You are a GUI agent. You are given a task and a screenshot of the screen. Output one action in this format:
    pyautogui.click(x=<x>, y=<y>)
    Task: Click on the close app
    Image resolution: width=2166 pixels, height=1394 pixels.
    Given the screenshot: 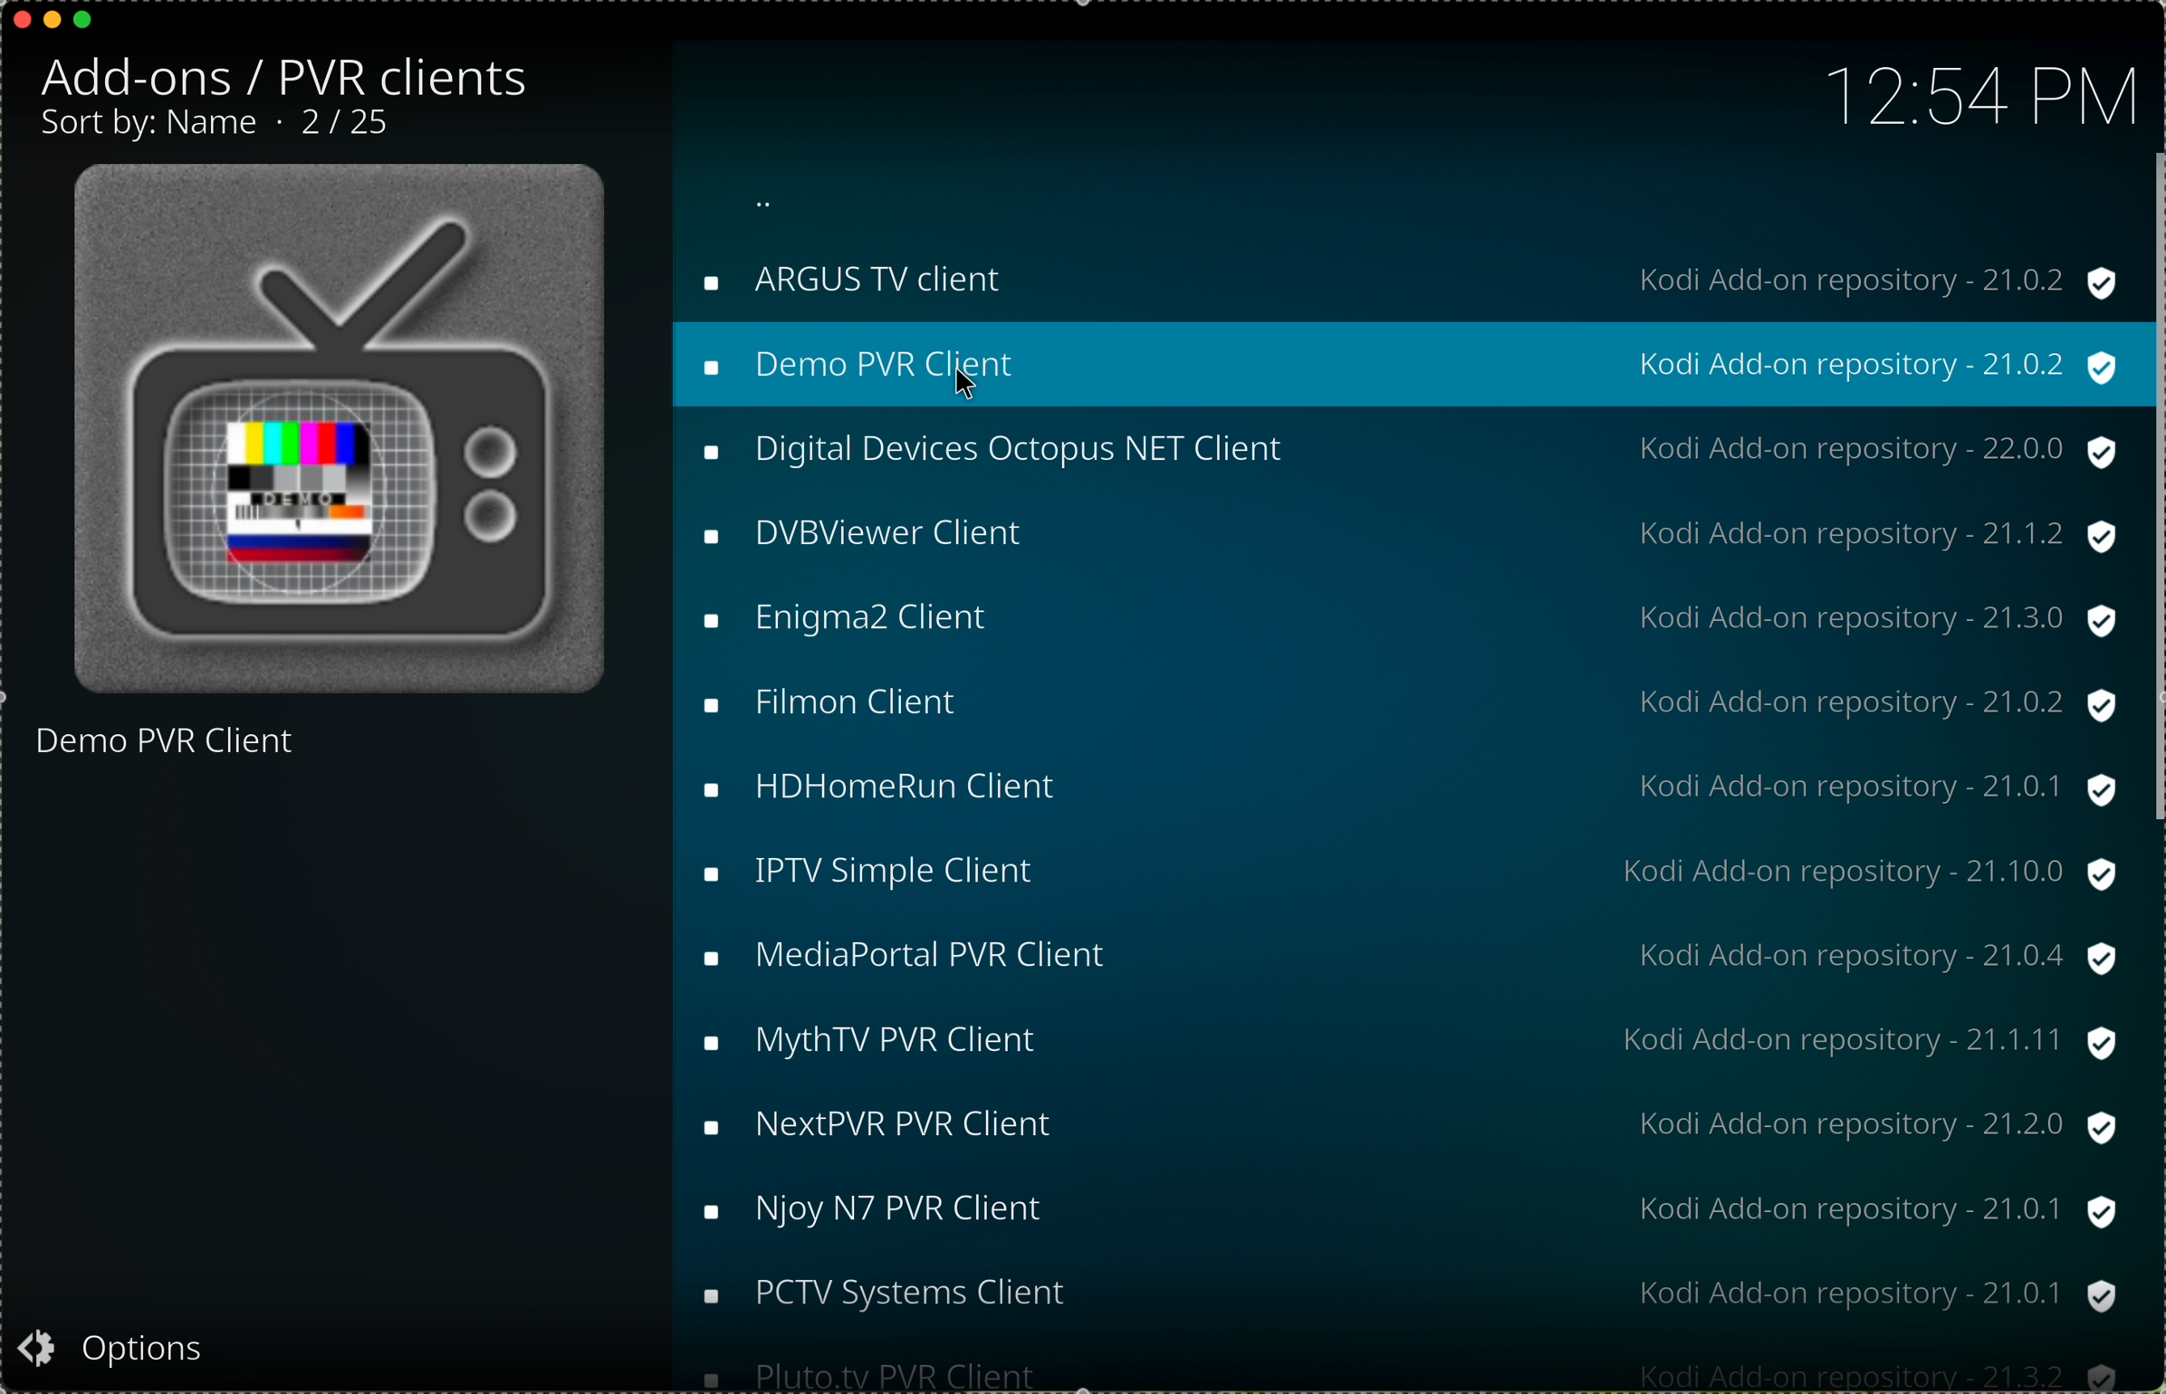 What is the action you would take?
    pyautogui.click(x=19, y=16)
    